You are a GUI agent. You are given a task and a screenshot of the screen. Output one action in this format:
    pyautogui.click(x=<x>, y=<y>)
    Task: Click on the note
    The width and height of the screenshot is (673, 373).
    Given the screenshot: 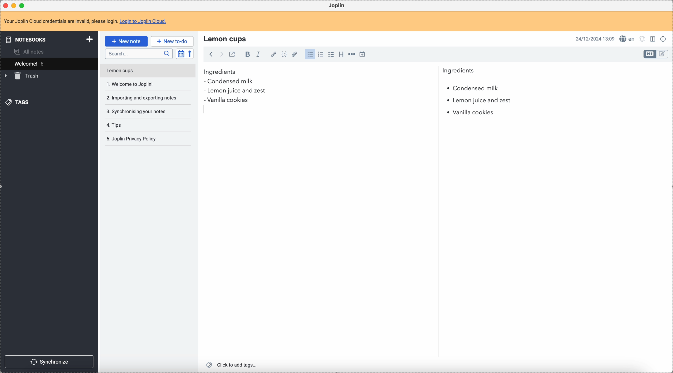 What is the action you would take?
    pyautogui.click(x=88, y=22)
    